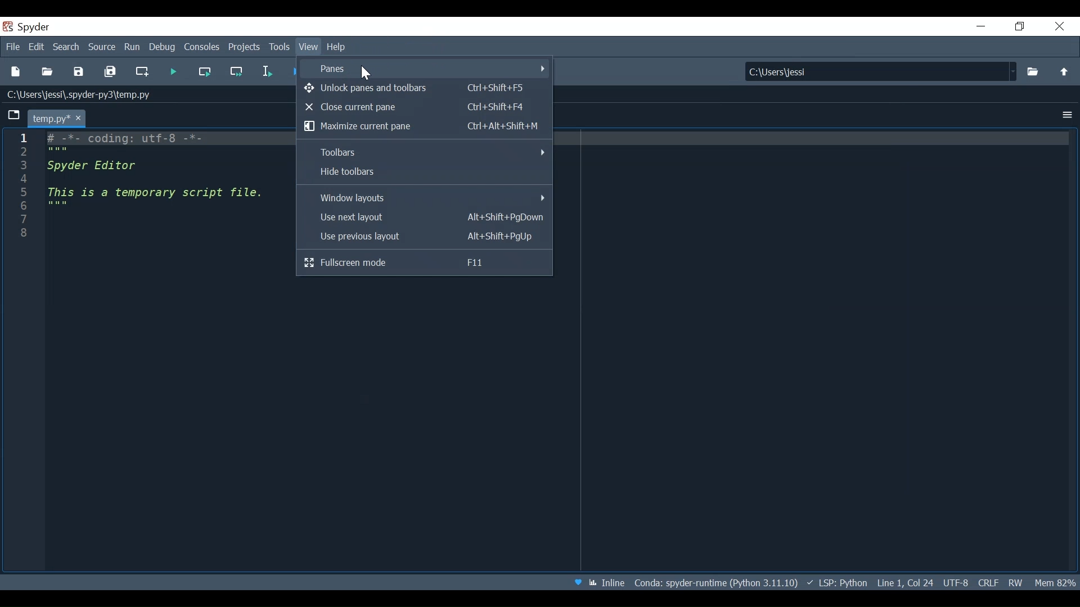  What do you see at coordinates (1059, 26) in the screenshot?
I see `Close` at bounding box center [1059, 26].